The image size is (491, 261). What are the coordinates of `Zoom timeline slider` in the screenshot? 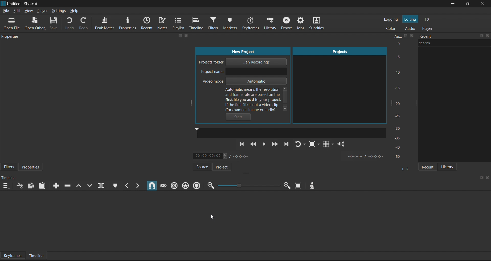 It's located at (248, 186).